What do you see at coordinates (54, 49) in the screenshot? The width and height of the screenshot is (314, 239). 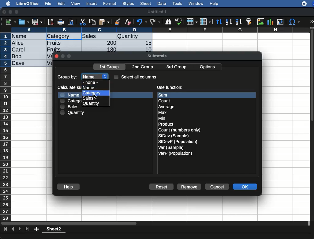 I see `Fruits` at bounding box center [54, 49].